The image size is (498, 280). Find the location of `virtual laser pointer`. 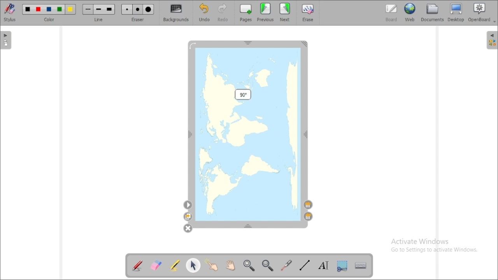

virtual laser pointer is located at coordinates (287, 266).